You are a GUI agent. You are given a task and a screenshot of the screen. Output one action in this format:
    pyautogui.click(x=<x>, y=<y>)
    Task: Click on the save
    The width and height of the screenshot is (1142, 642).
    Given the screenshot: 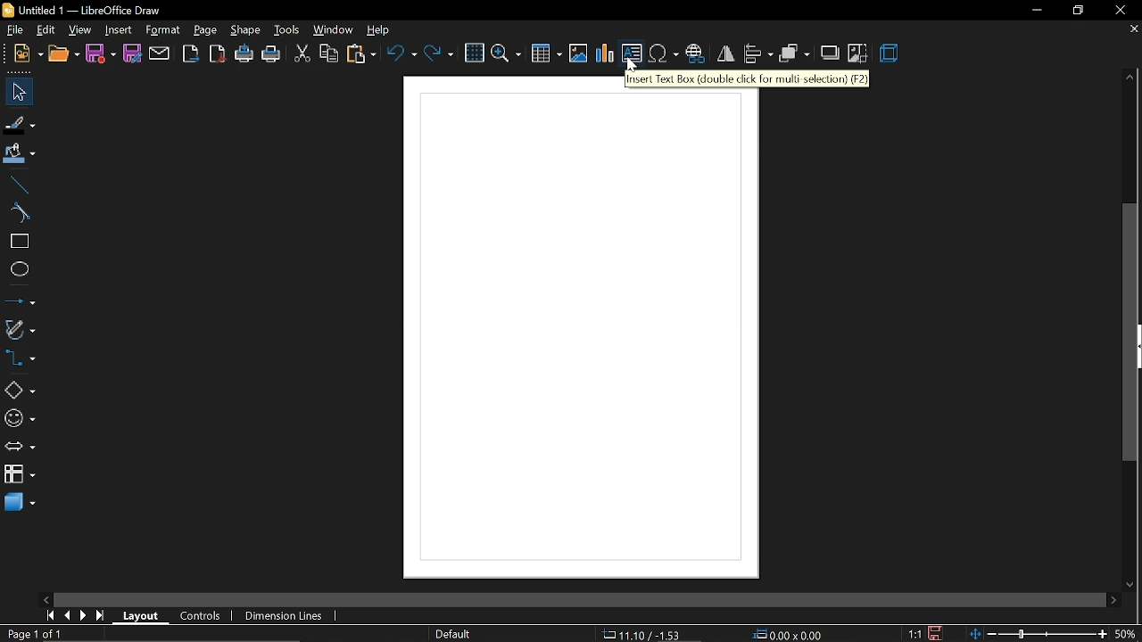 What is the action you would take?
    pyautogui.click(x=101, y=53)
    